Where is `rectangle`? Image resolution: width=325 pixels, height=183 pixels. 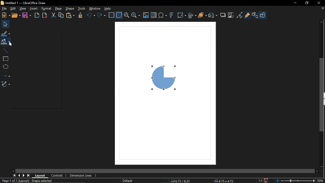 rectangle is located at coordinates (5, 59).